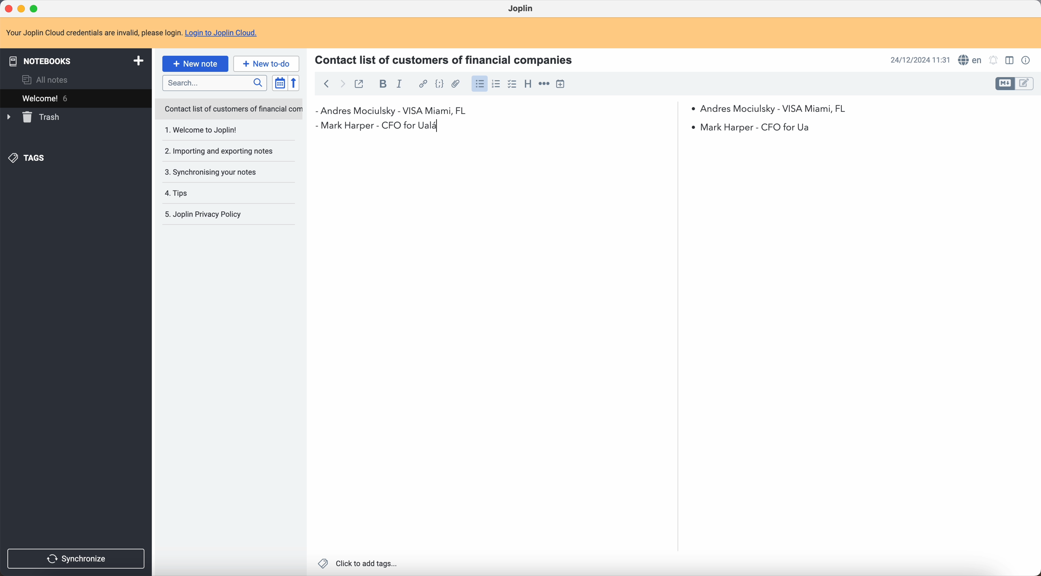  Describe the element at coordinates (400, 85) in the screenshot. I see `italic` at that location.